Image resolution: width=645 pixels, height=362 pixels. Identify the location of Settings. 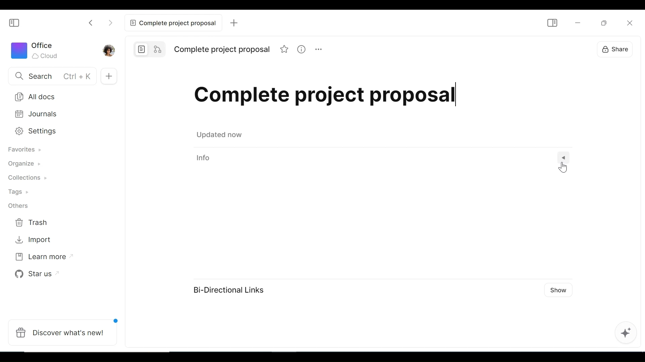
(57, 131).